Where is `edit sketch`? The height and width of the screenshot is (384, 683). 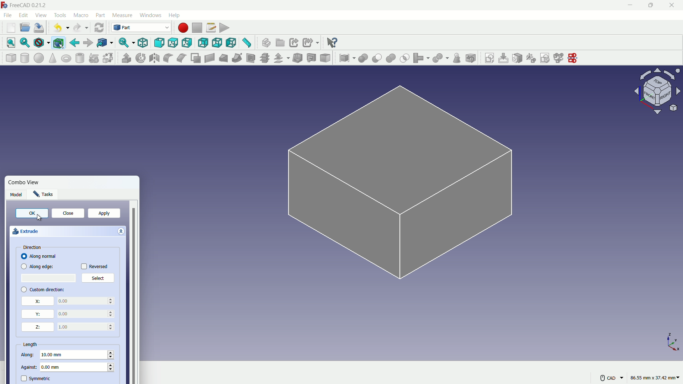 edit sketch is located at coordinates (503, 58).